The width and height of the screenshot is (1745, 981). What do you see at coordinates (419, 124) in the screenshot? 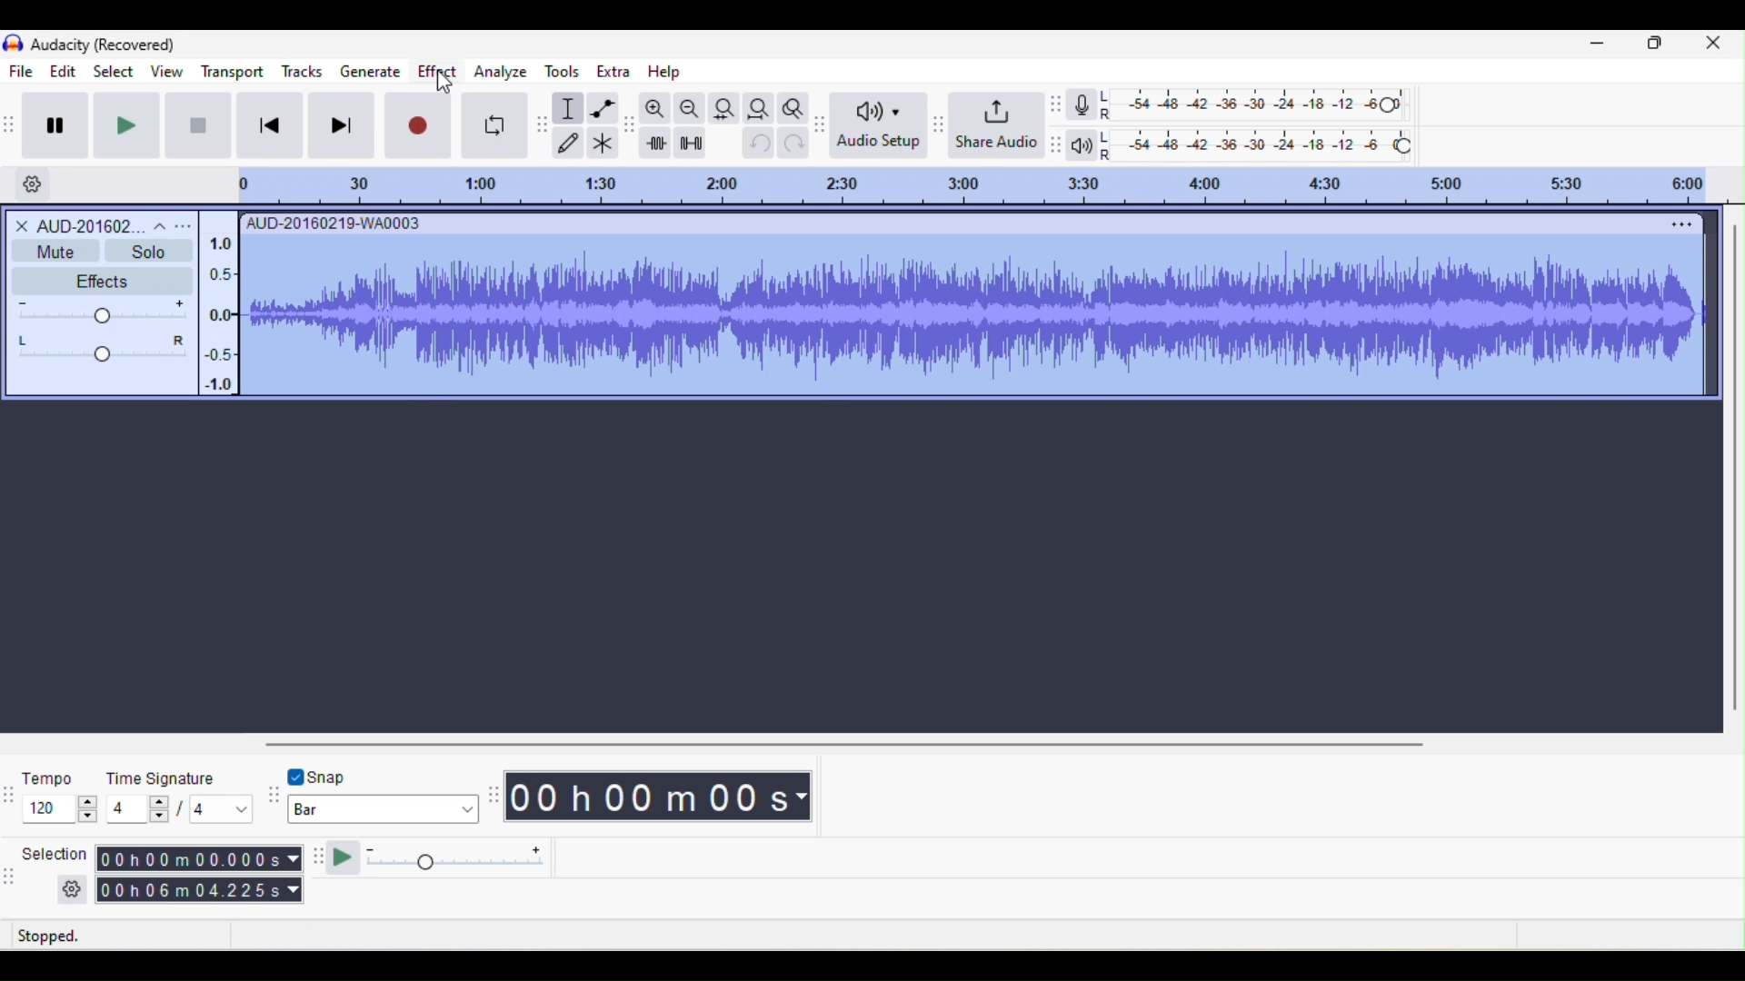
I see `record` at bounding box center [419, 124].